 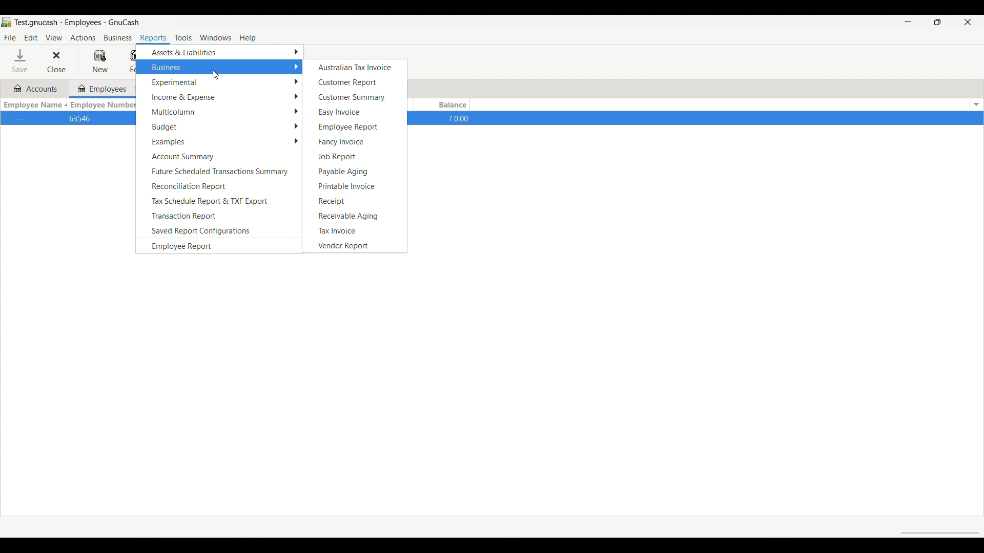 I want to click on Easy invoice, so click(x=354, y=112).